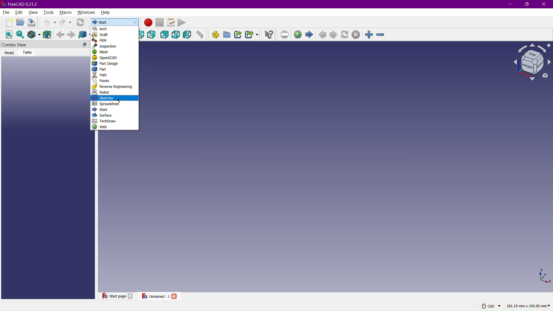  Describe the element at coordinates (529, 306) in the screenshot. I see `181.19 mm x 100.00 mm` at that location.